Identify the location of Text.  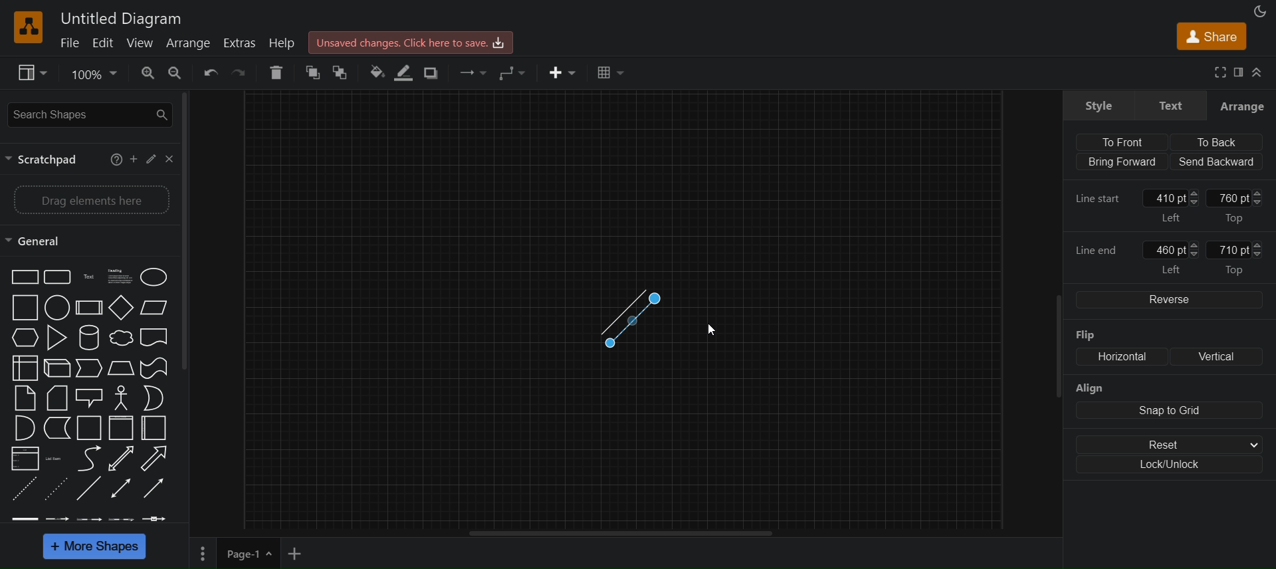
(86, 276).